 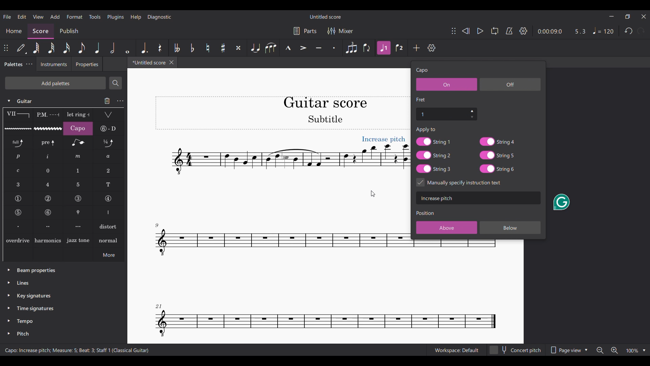 I want to click on File menu, so click(x=7, y=17).